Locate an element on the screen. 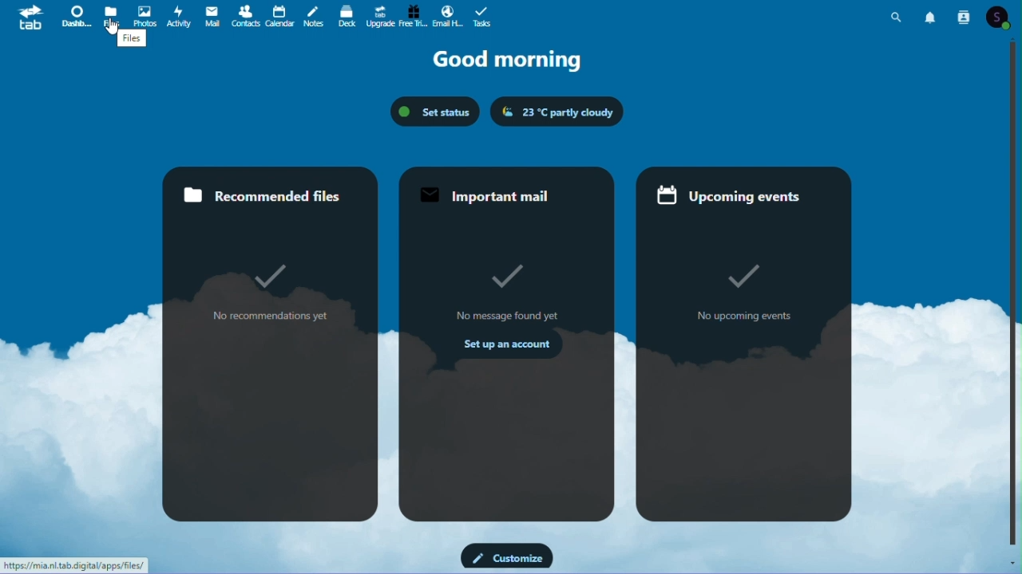  Files is located at coordinates (113, 15).